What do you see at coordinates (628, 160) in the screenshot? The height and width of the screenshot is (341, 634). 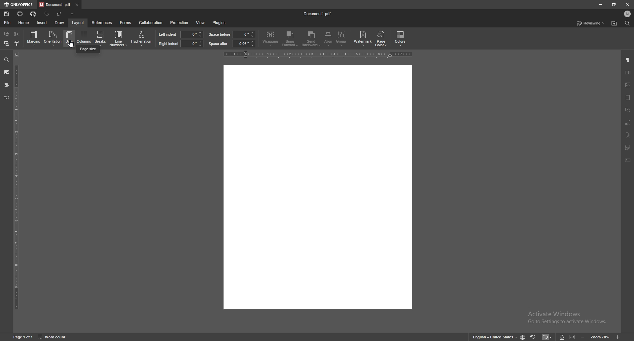 I see `text box` at bounding box center [628, 160].